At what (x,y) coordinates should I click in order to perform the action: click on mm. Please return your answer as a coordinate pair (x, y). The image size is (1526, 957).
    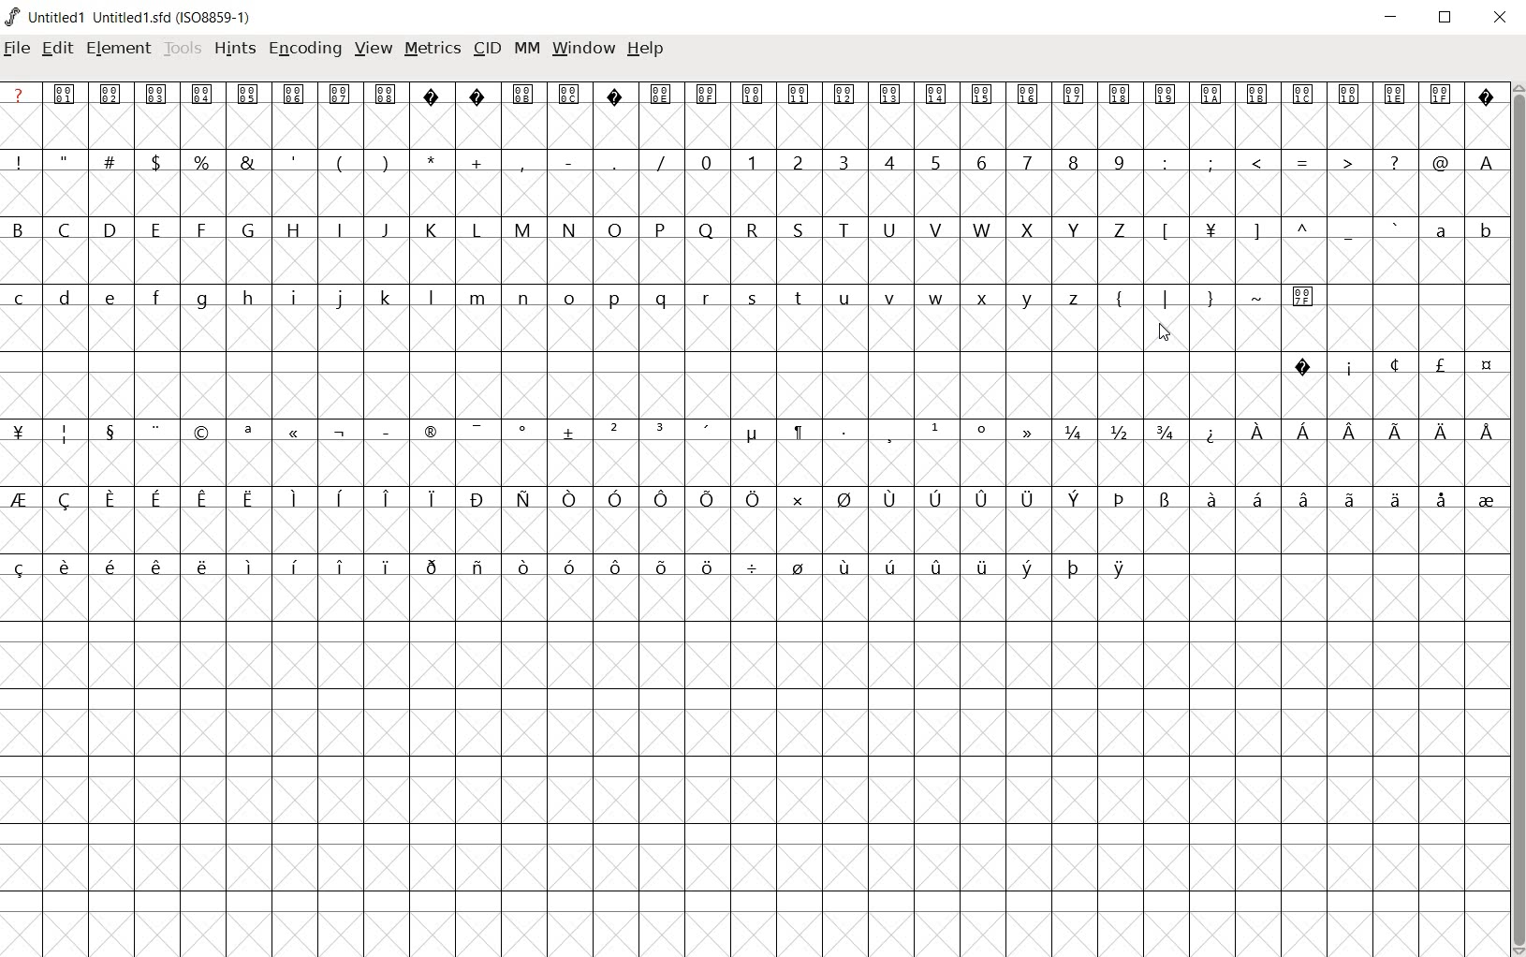
    Looking at the image, I should click on (527, 47).